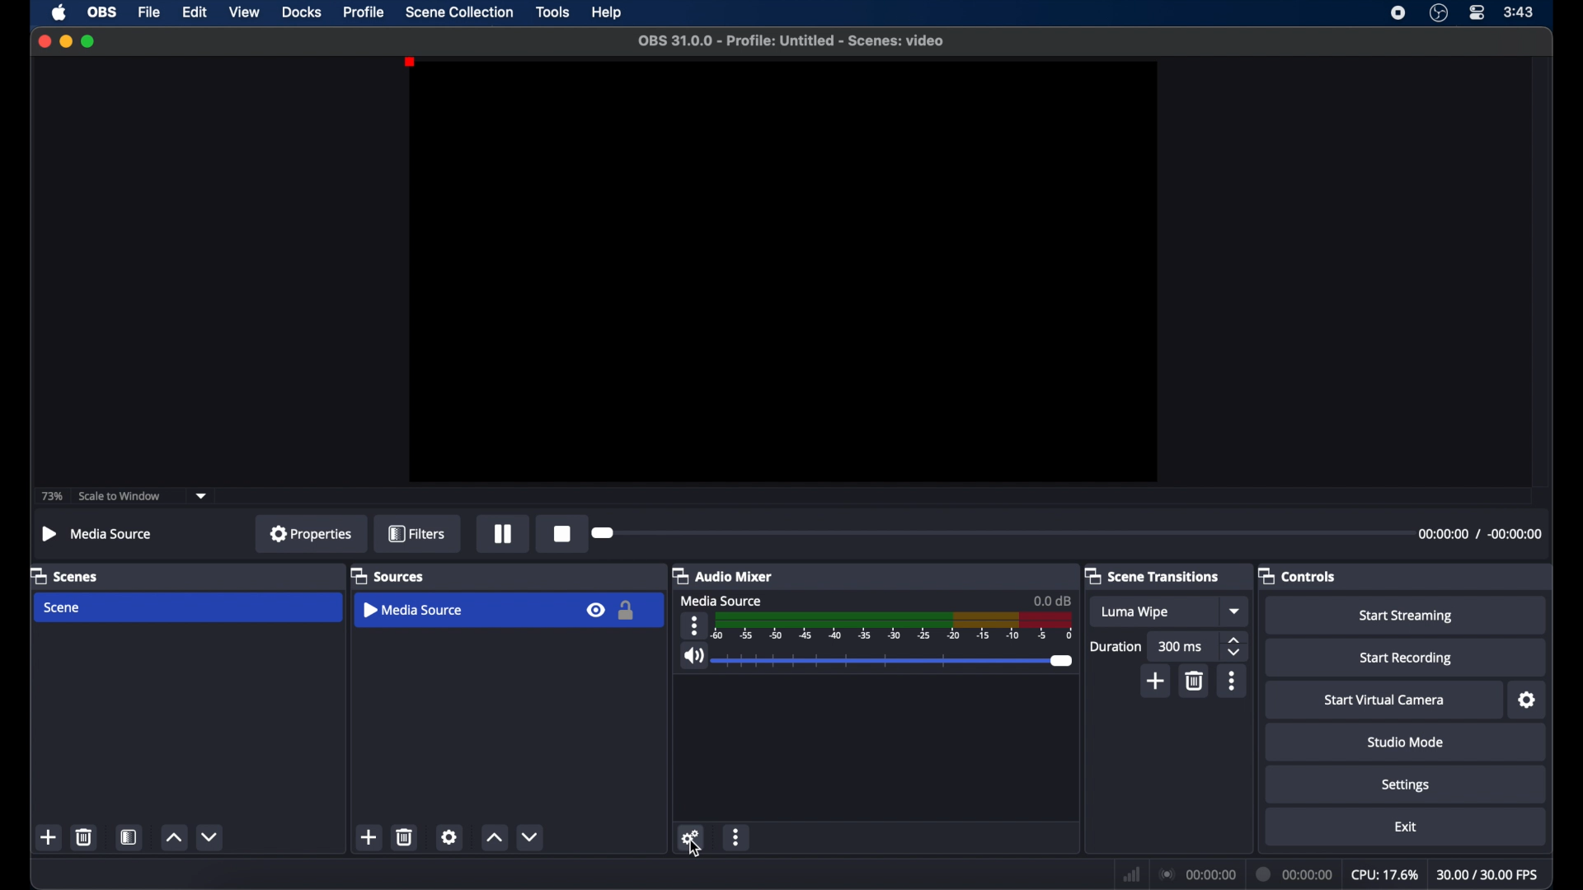 The width and height of the screenshot is (1583, 890). I want to click on start virtual camera, so click(1383, 700).